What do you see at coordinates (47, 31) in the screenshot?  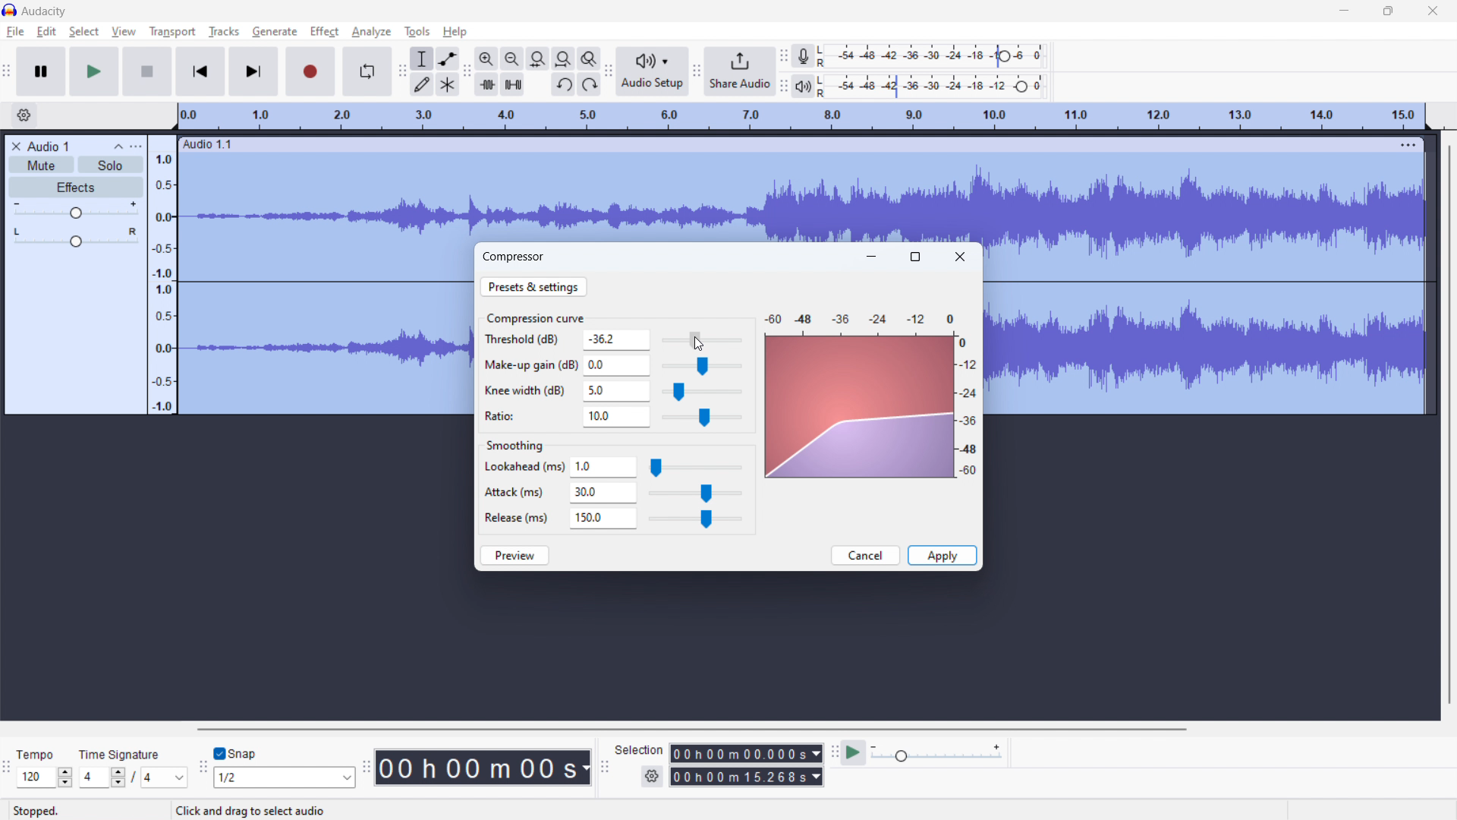 I see `edit` at bounding box center [47, 31].